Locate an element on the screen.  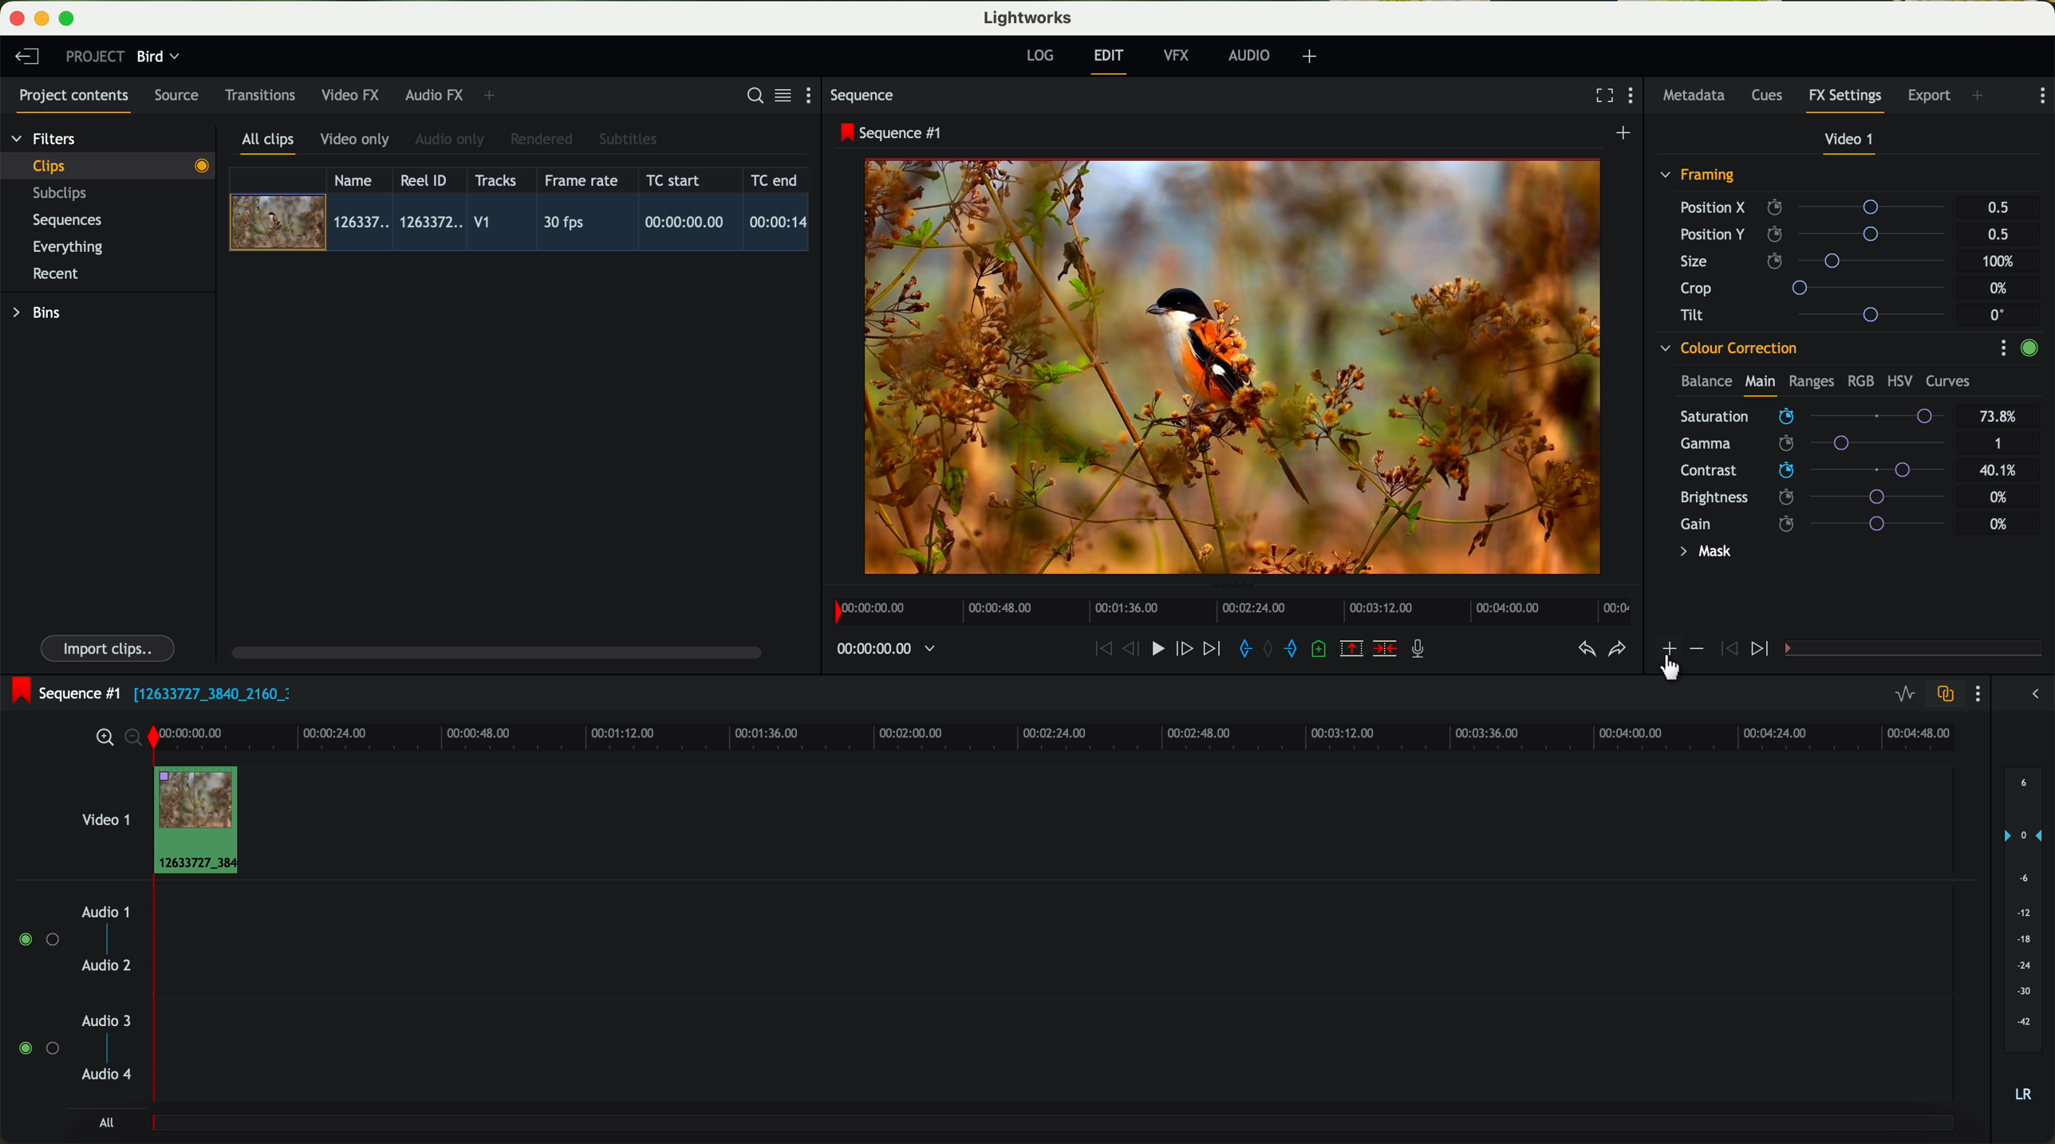
transitions is located at coordinates (259, 95).